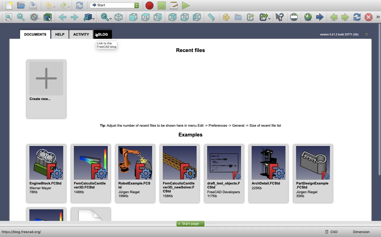 This screenshot has width=381, height=237. What do you see at coordinates (46, 173) in the screenshot?
I see `Engine Block` at bounding box center [46, 173].